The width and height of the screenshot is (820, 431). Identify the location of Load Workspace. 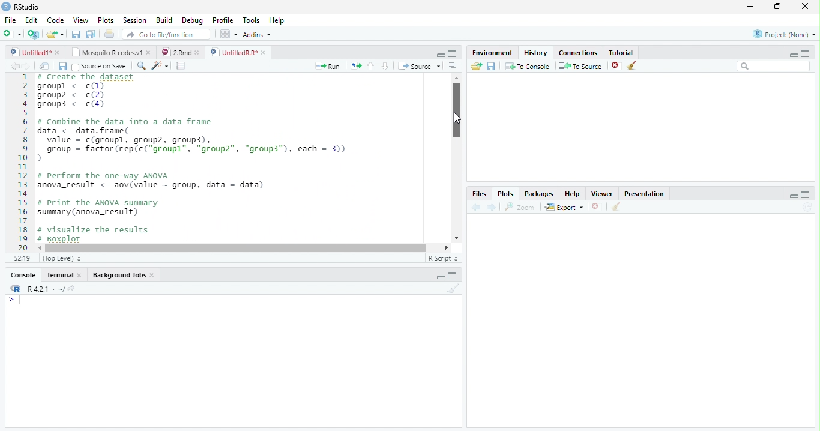
(477, 67).